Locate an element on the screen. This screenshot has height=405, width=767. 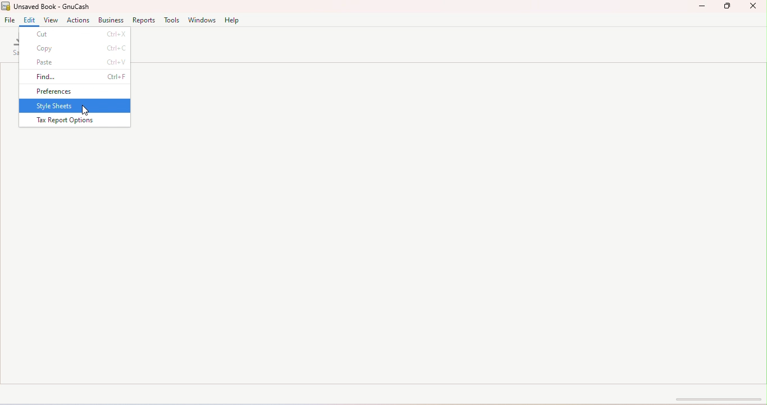
Edit is located at coordinates (29, 21).